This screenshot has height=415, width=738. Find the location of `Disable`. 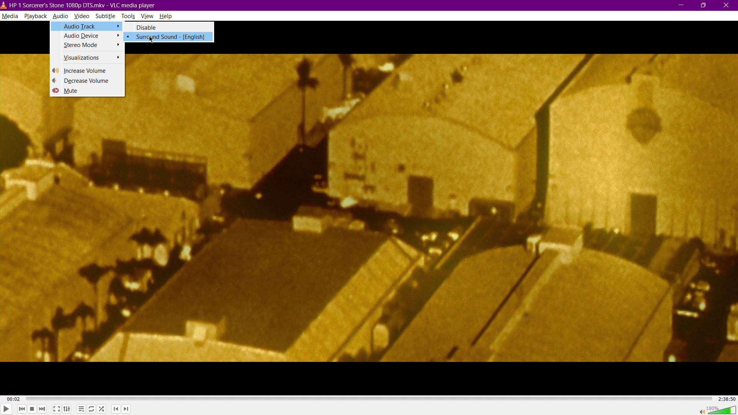

Disable is located at coordinates (170, 27).